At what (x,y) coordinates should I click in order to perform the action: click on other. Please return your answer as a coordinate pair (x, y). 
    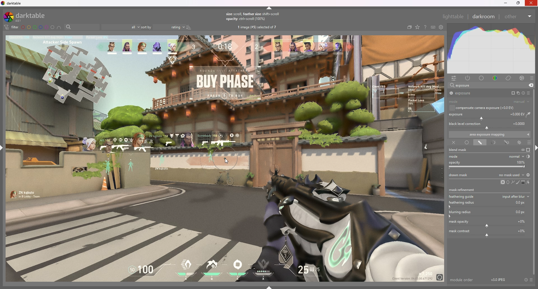
    Looking at the image, I should click on (518, 17).